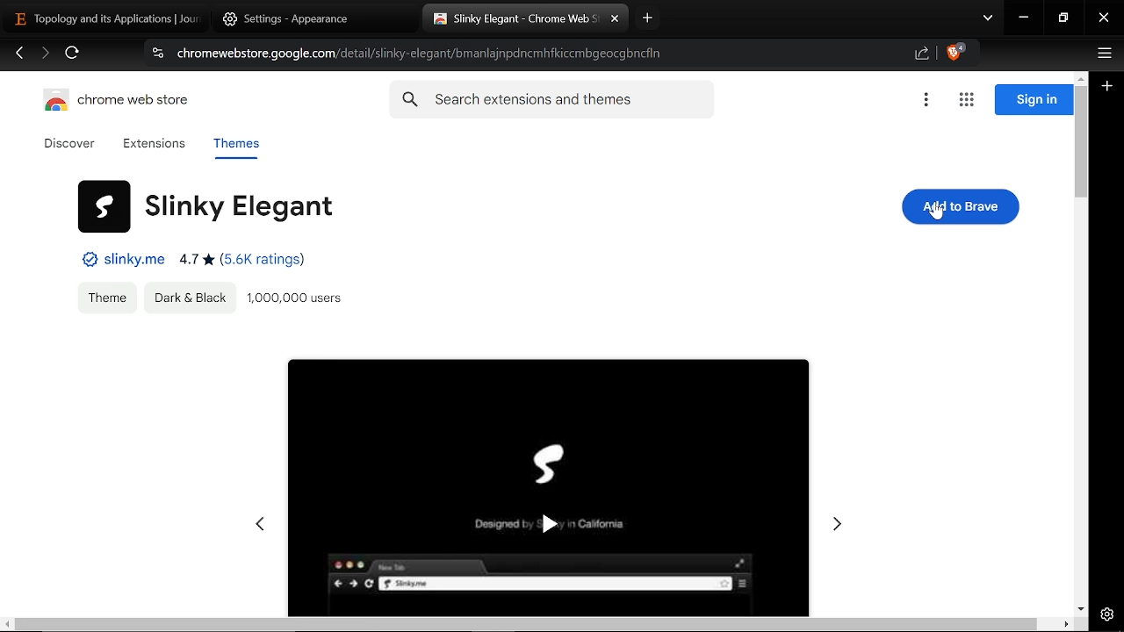  Describe the element at coordinates (1107, 614) in the screenshot. I see `Settings` at that location.